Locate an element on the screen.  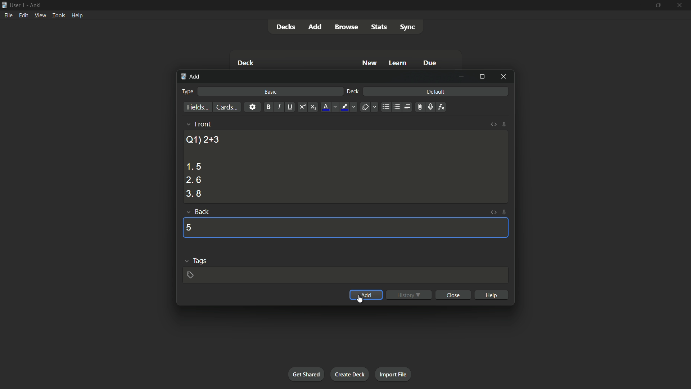
add is located at coordinates (191, 77).